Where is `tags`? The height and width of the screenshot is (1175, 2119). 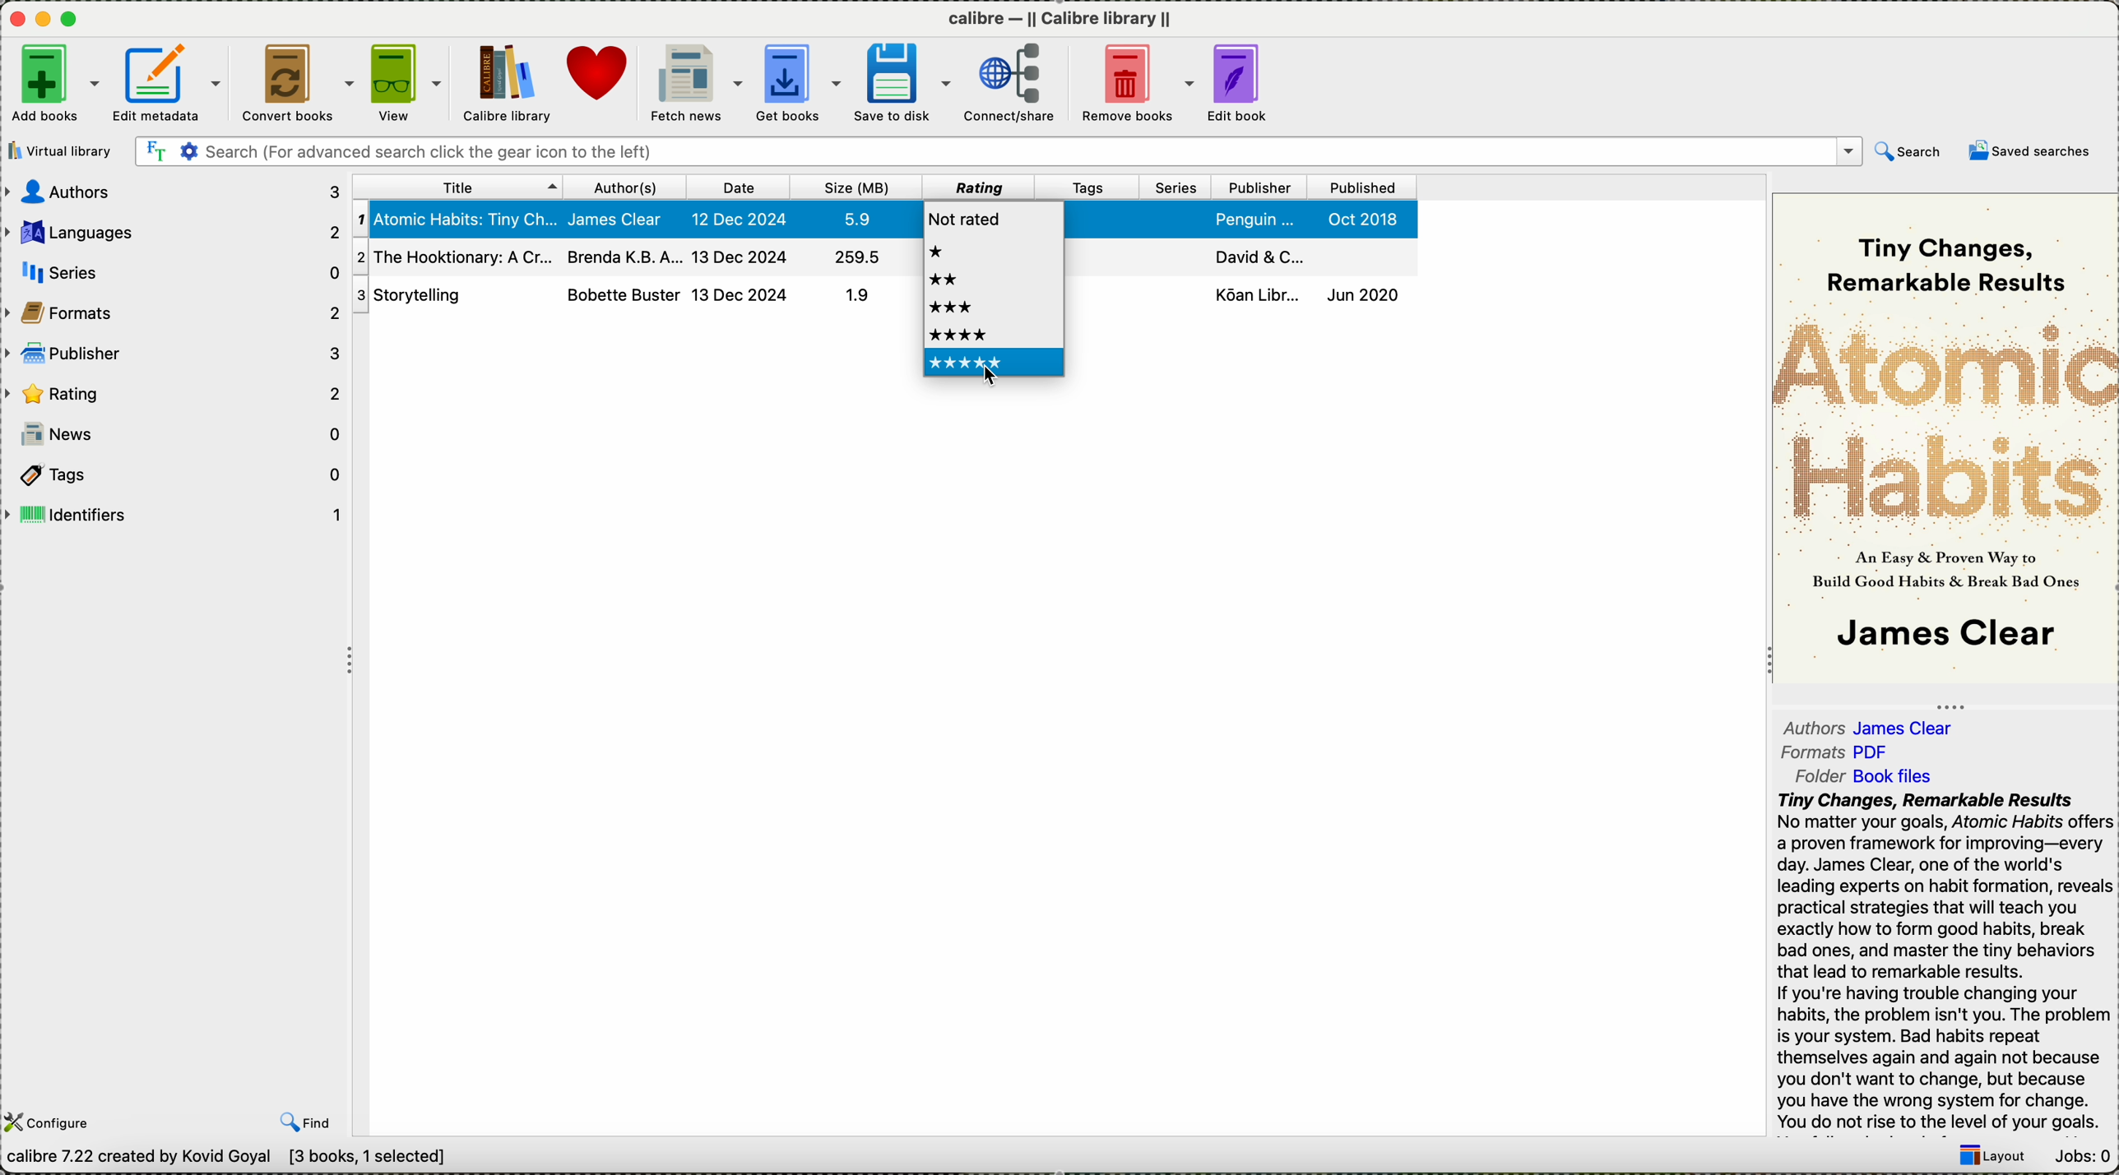
tags is located at coordinates (1096, 300).